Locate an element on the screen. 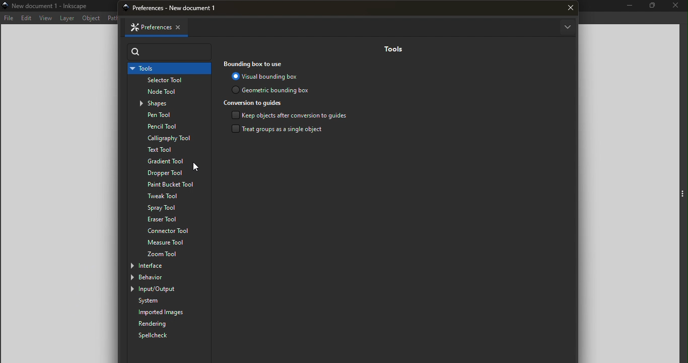 The image size is (688, 363). Zoom tool is located at coordinates (170, 254).